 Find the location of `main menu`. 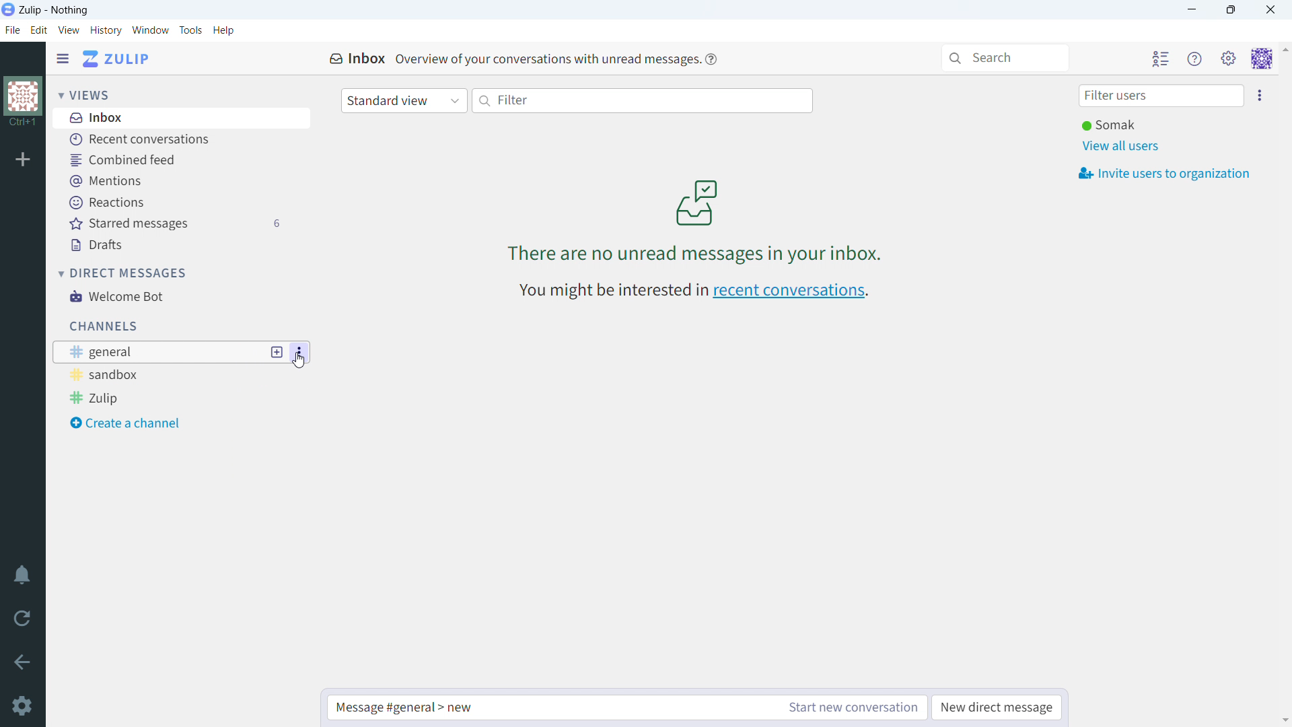

main menu is located at coordinates (1229, 59).